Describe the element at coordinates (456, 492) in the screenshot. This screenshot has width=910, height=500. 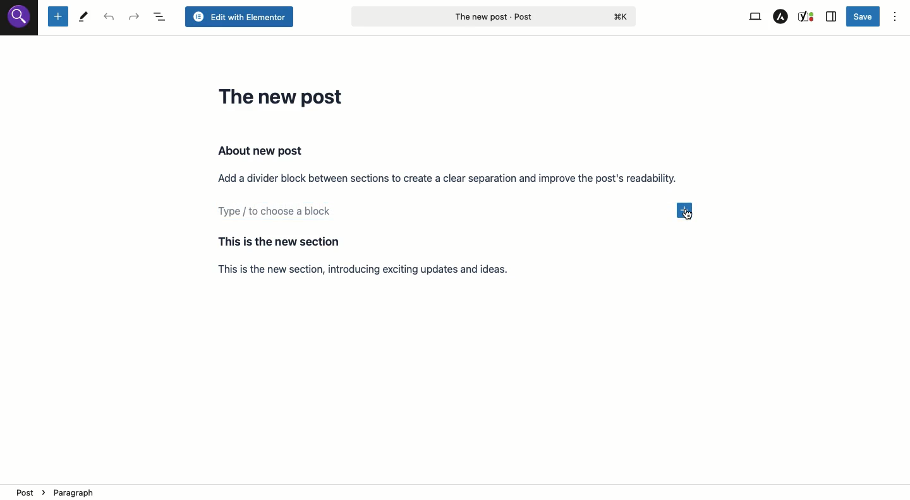
I see `Location` at that location.